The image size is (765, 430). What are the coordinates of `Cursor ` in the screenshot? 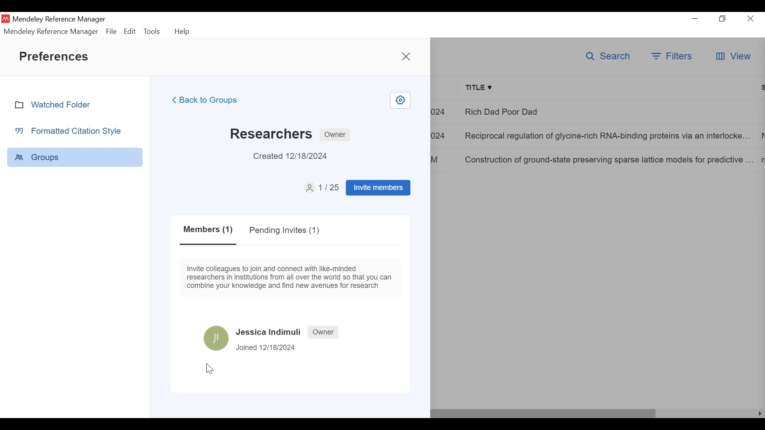 It's located at (210, 369).